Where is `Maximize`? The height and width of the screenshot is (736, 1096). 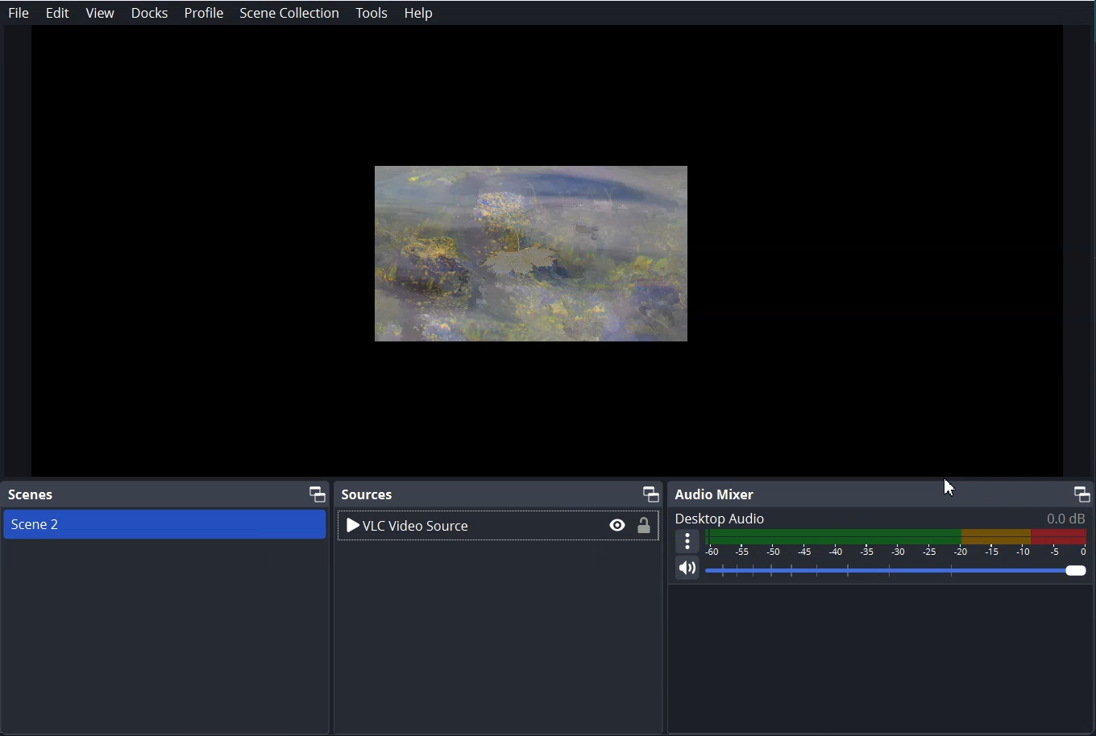
Maximize is located at coordinates (650, 491).